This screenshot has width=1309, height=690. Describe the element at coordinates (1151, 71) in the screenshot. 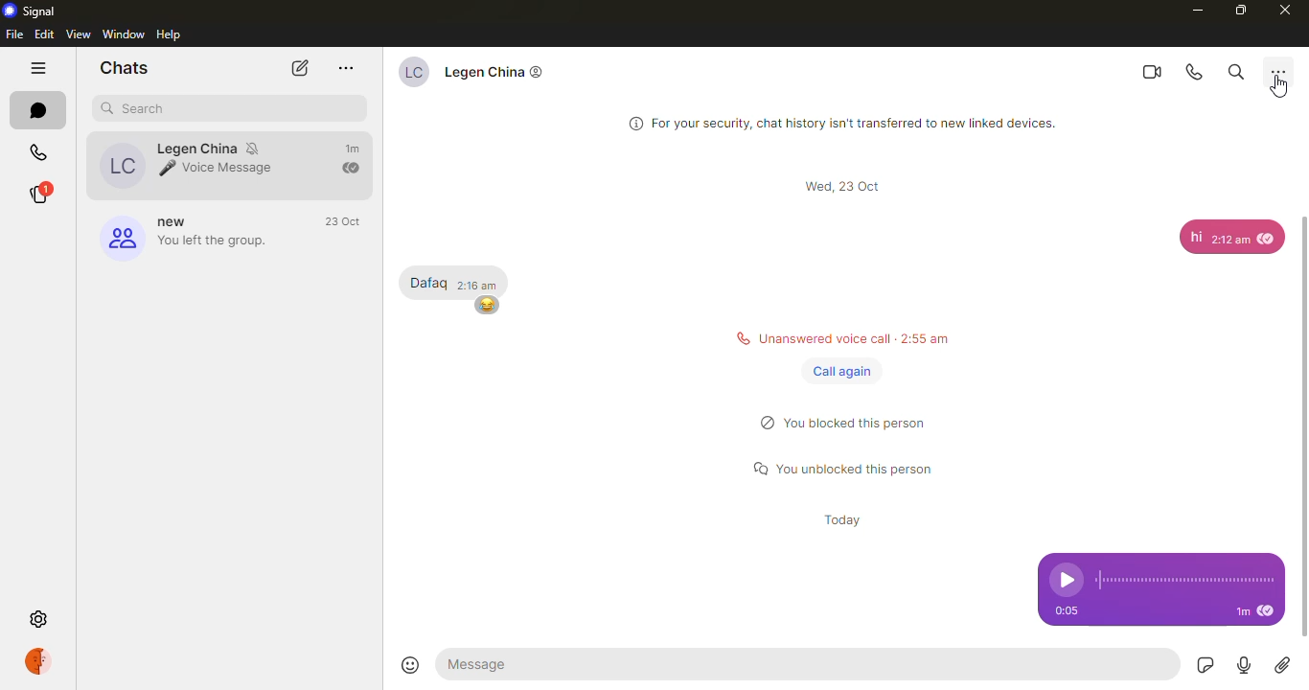

I see `video call` at that location.